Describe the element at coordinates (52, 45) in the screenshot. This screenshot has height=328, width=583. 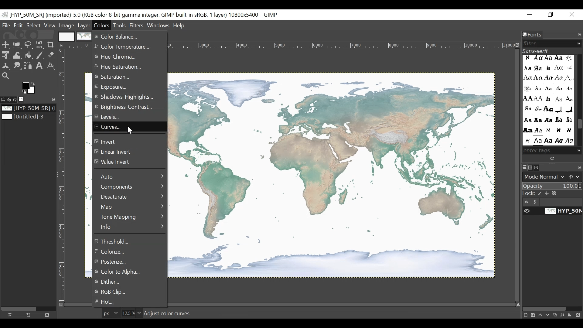
I see `Crop Tool` at that location.